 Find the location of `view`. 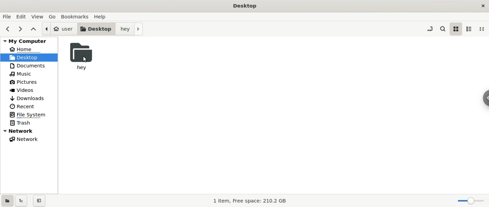

view is located at coordinates (37, 17).